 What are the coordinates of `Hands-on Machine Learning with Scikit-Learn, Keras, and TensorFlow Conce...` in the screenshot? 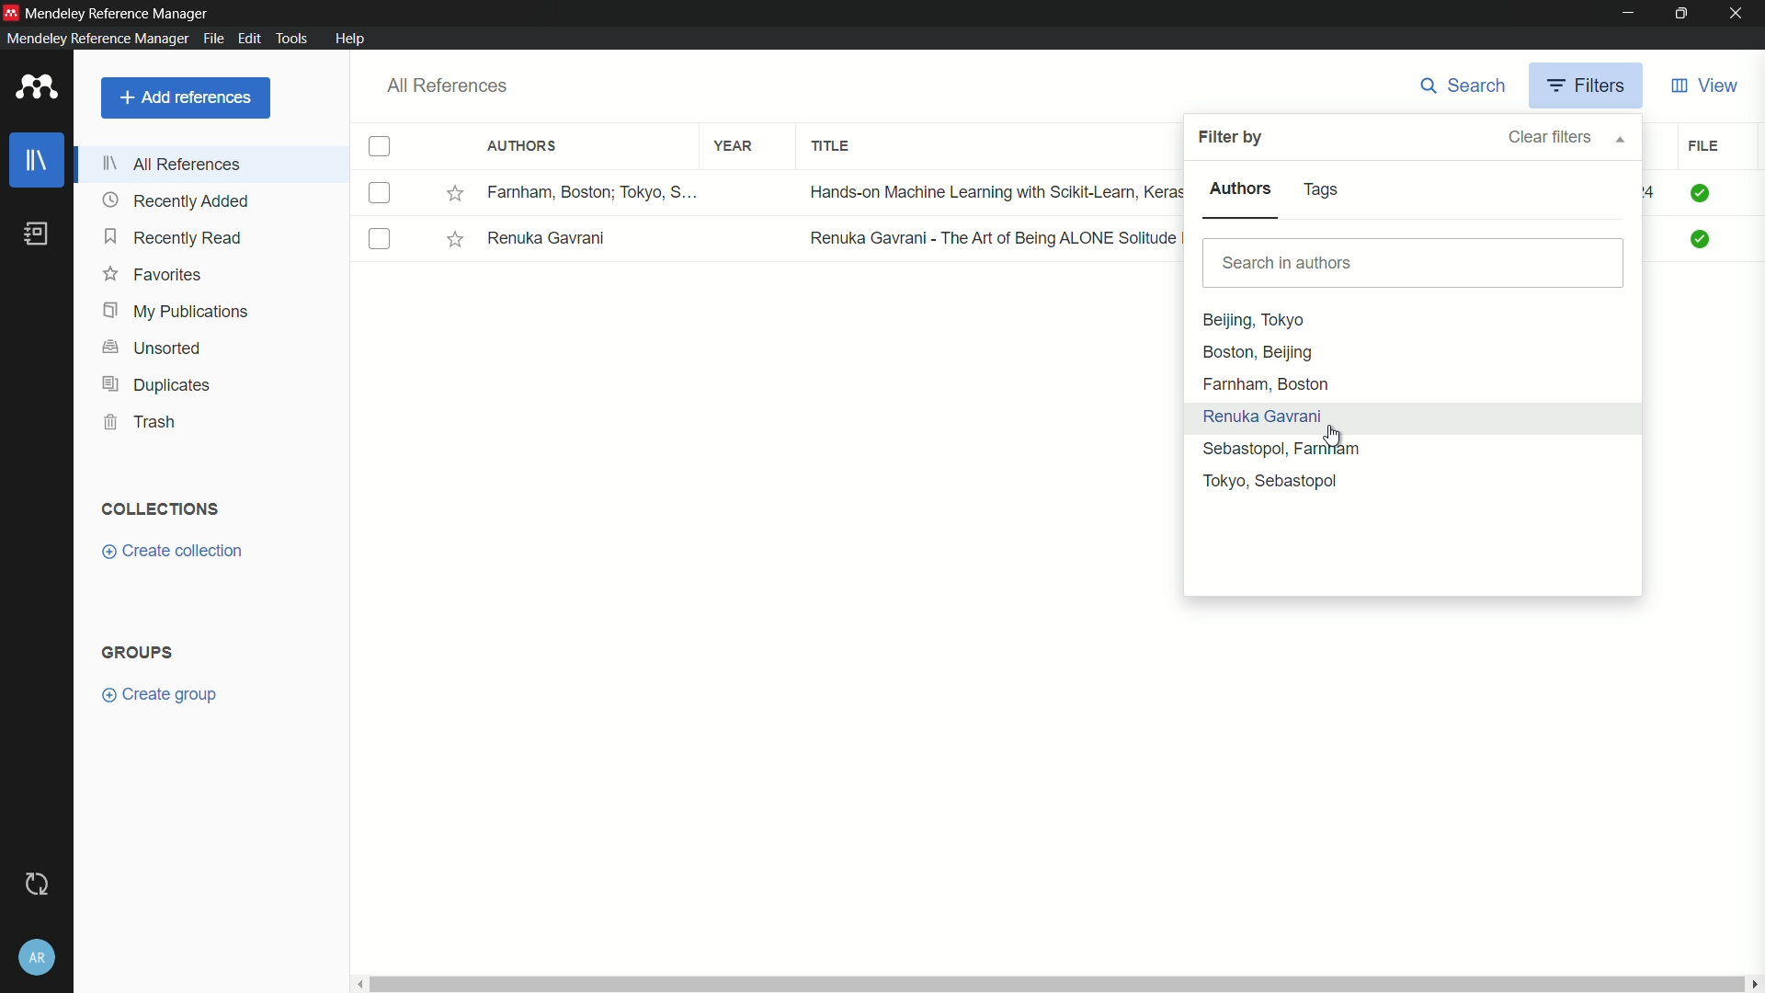 It's located at (993, 190).